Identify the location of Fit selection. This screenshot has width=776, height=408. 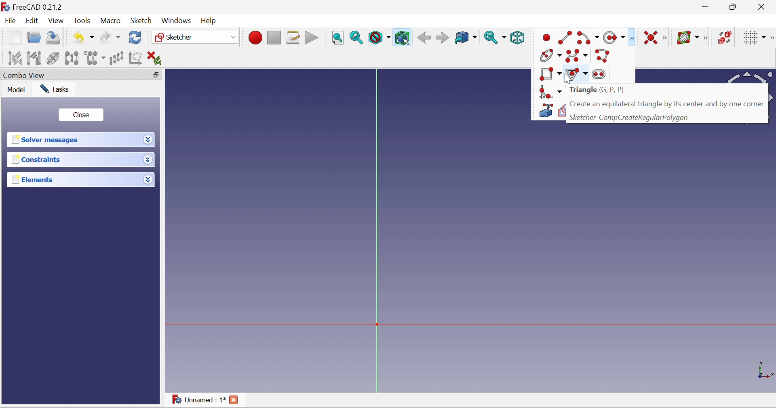
(356, 38).